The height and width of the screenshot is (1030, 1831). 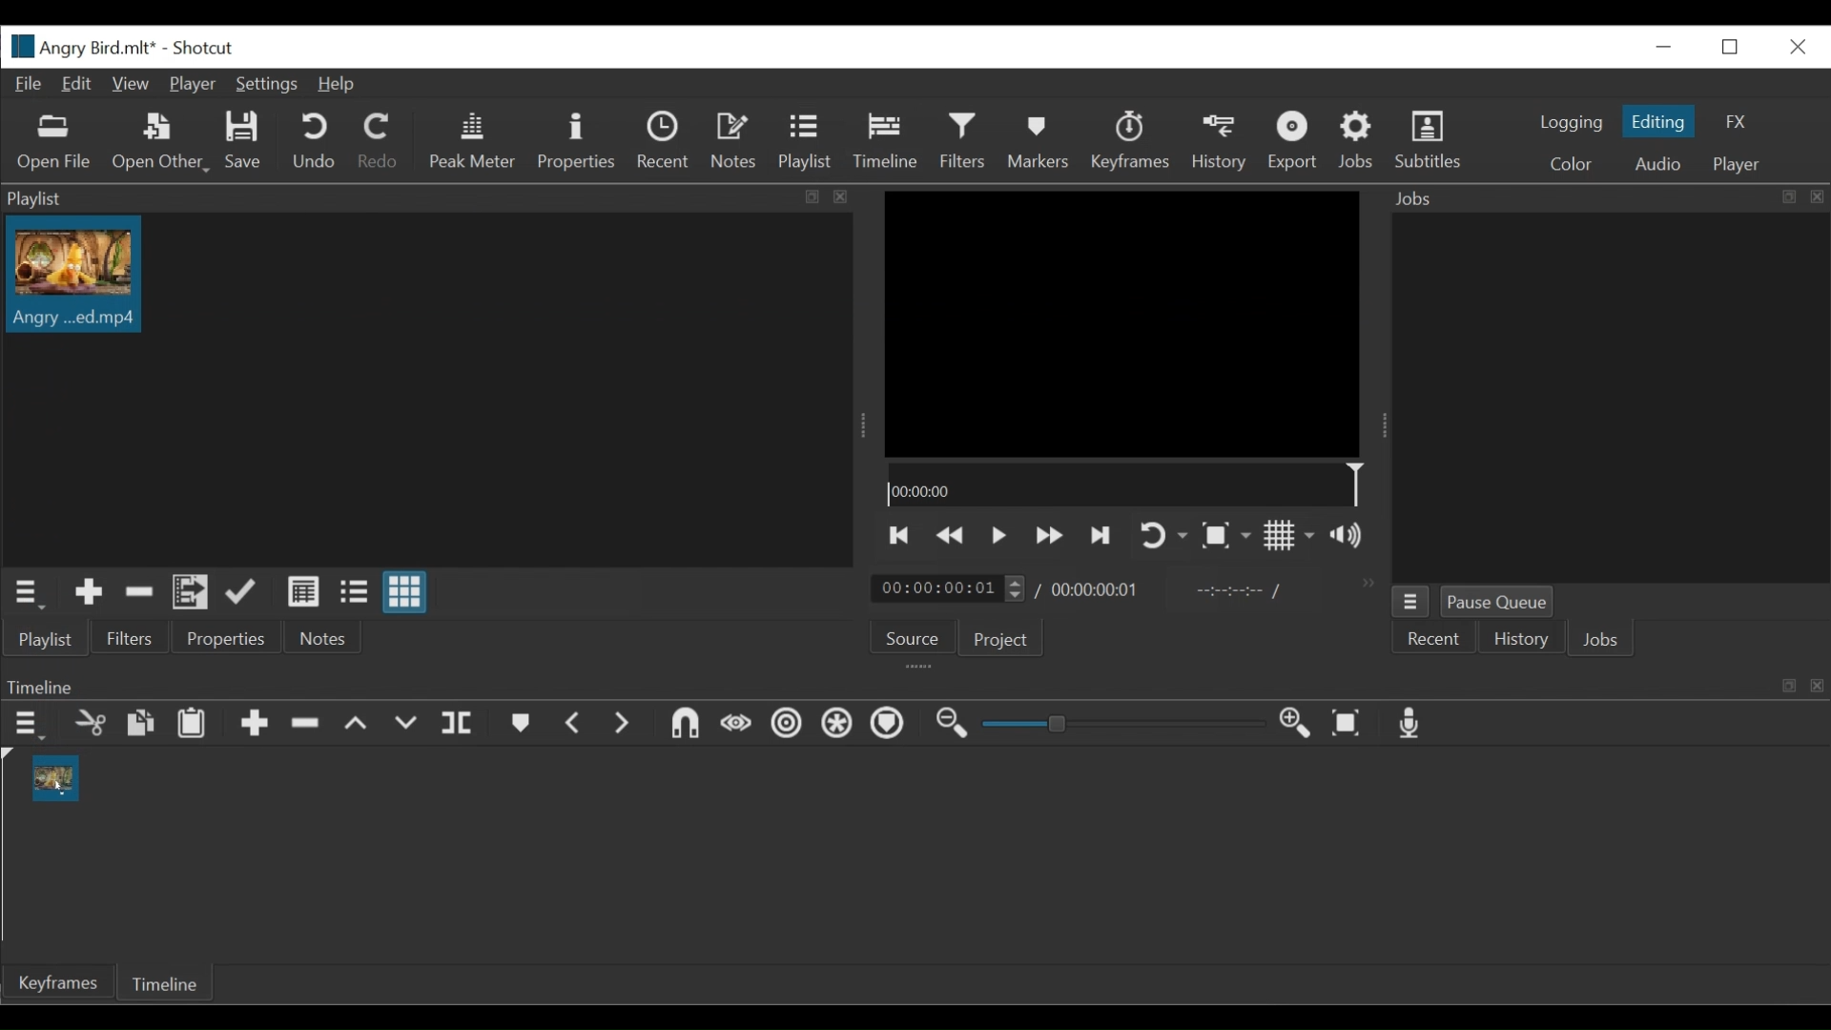 What do you see at coordinates (1095, 589) in the screenshot?
I see `Total duration` at bounding box center [1095, 589].